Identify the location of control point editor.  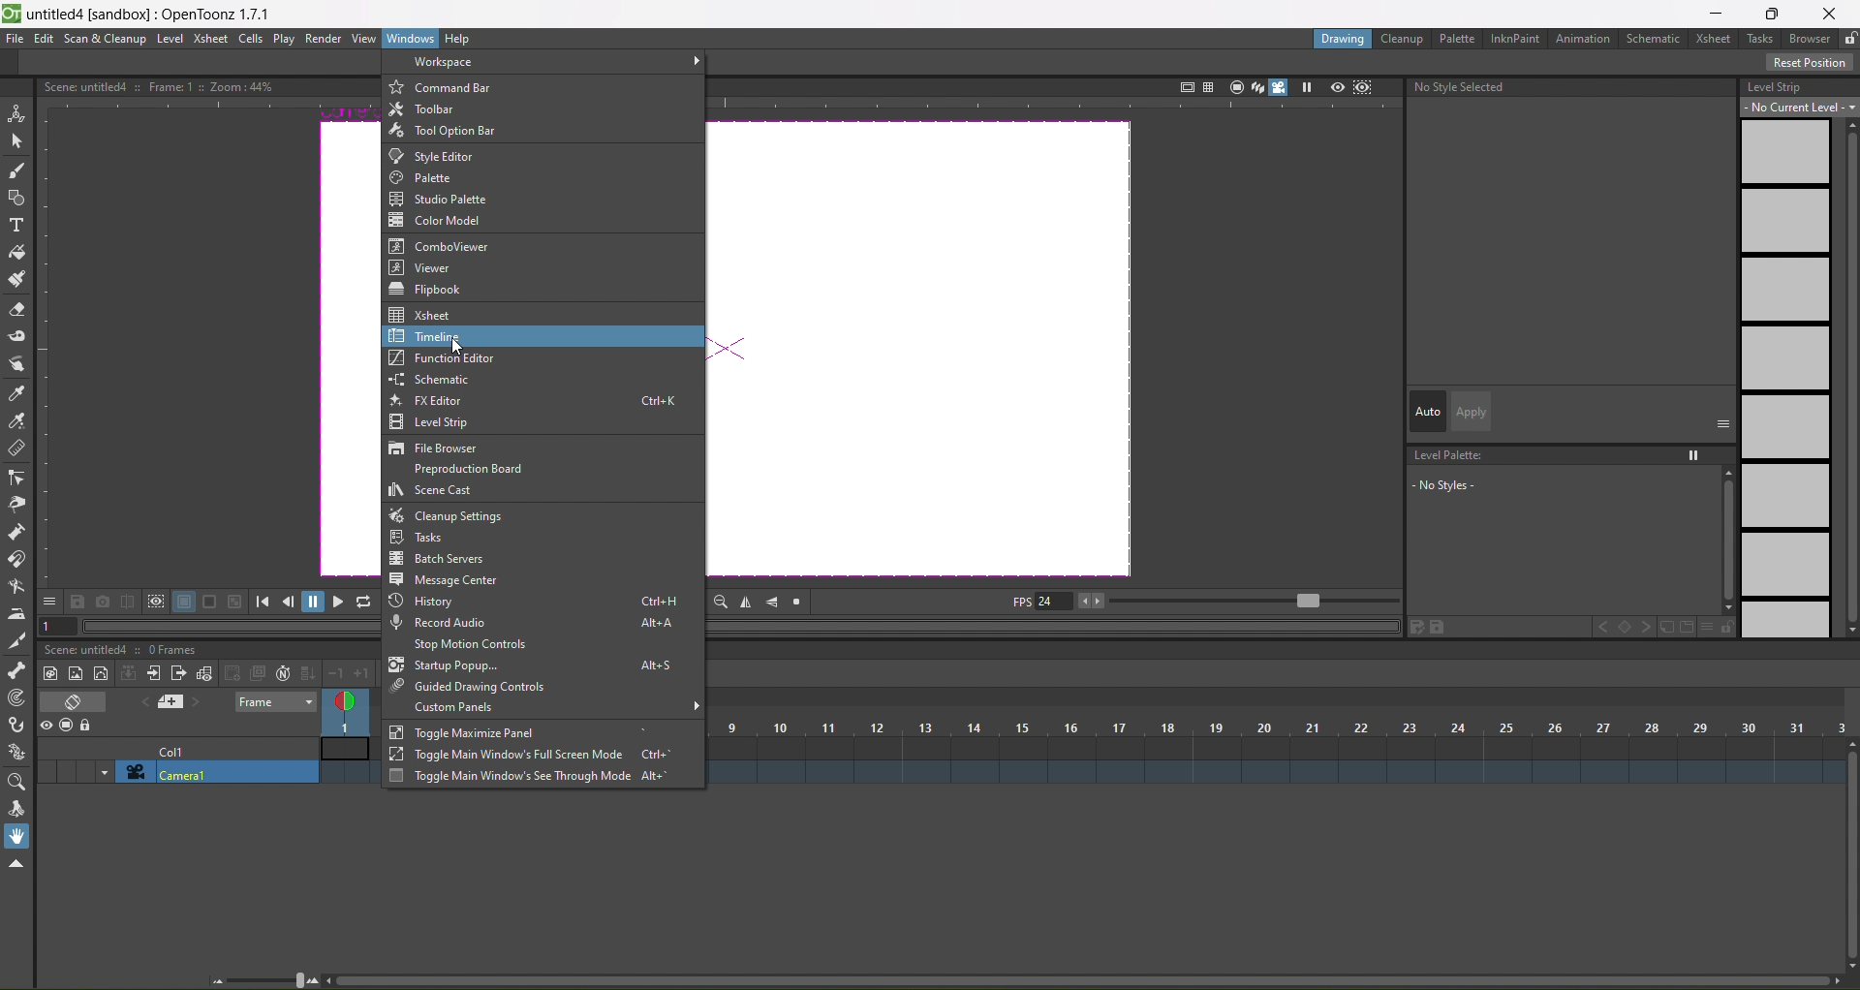
(16, 478).